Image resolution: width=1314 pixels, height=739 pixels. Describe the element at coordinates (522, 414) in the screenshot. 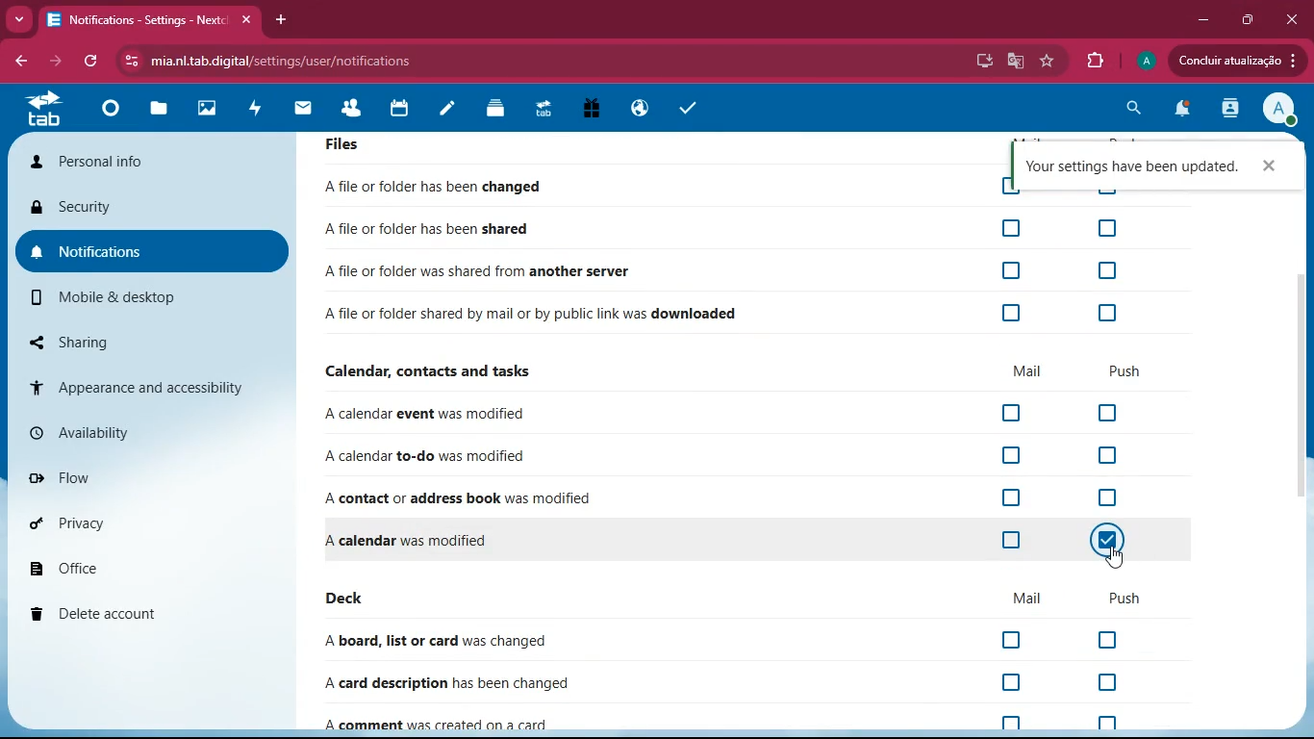

I see `event` at that location.